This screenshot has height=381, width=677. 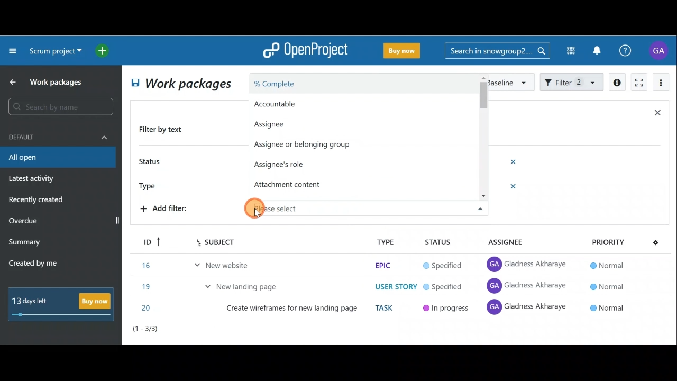 I want to click on Modules, so click(x=568, y=51).